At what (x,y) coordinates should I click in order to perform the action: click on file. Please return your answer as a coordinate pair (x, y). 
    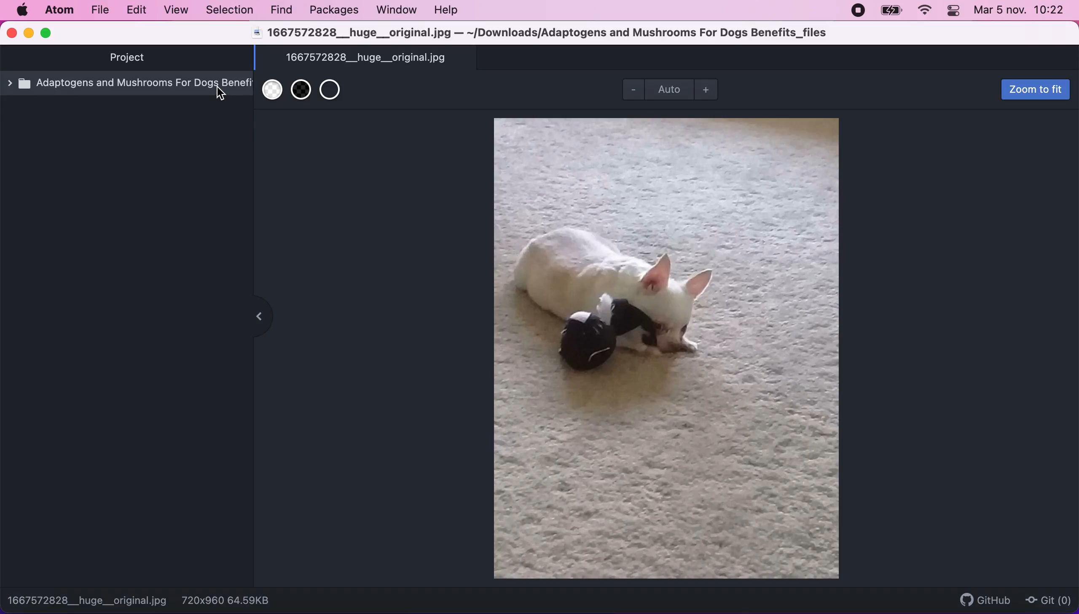
    Looking at the image, I should click on (99, 11).